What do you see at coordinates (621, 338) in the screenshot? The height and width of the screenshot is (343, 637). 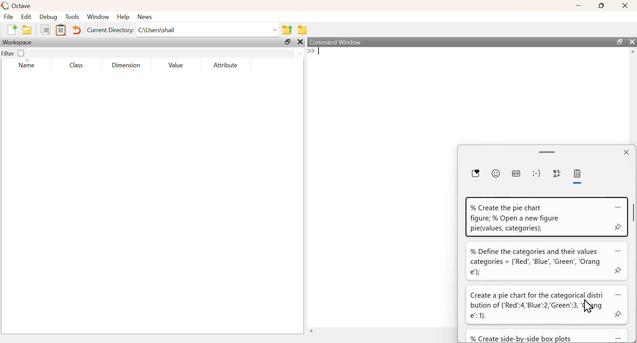 I see `more options` at bounding box center [621, 338].